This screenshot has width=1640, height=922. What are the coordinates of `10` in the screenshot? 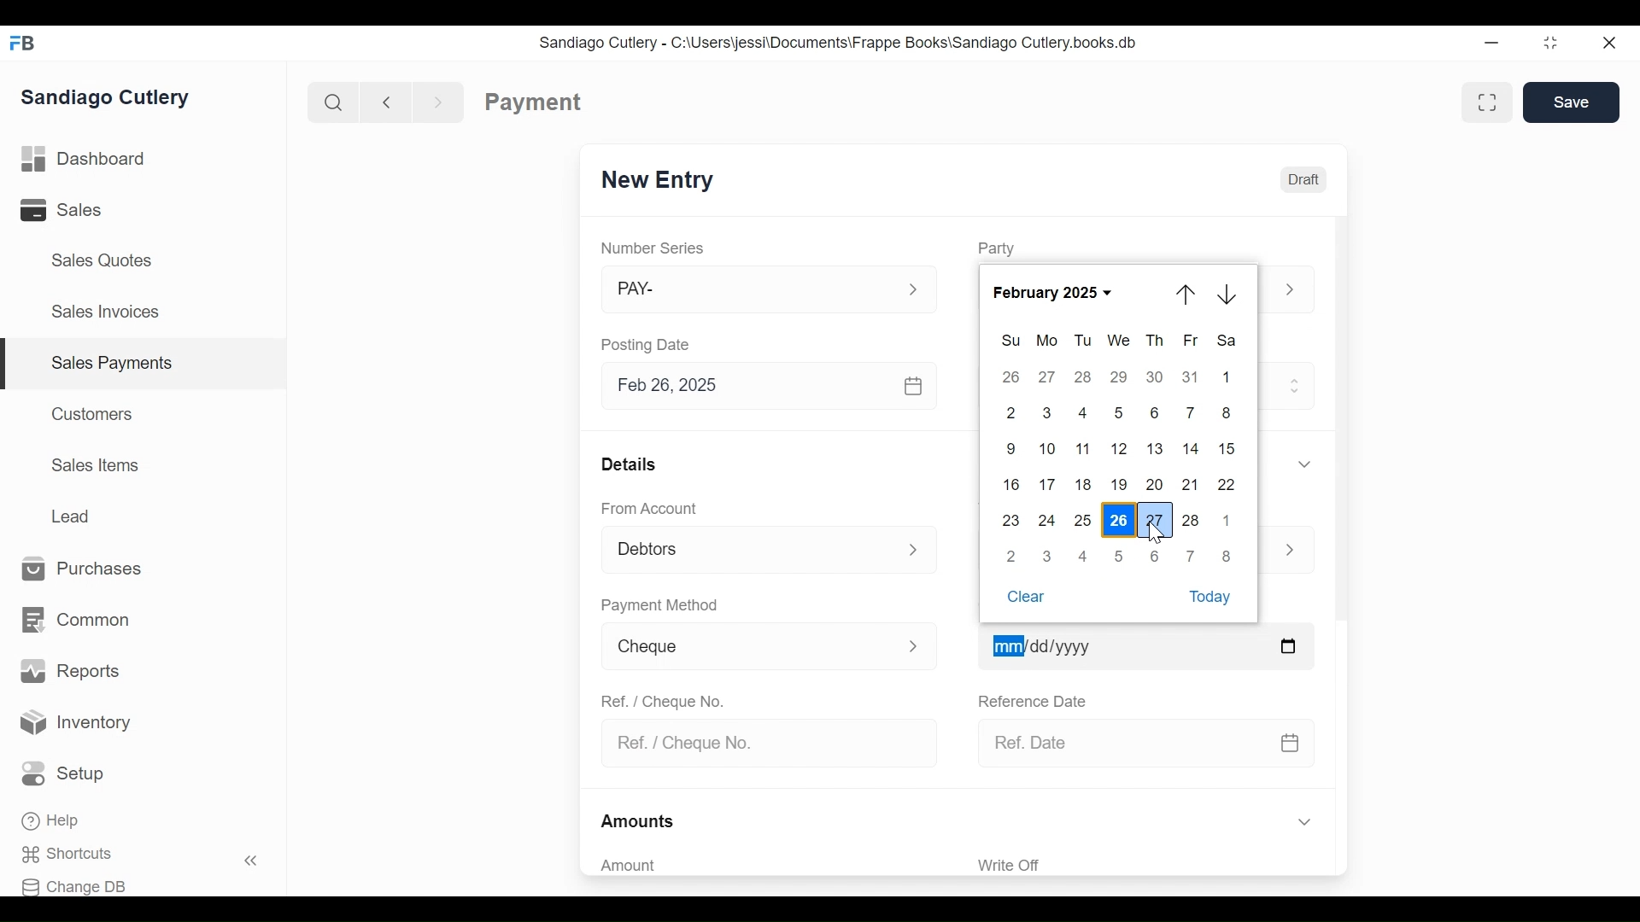 It's located at (1047, 448).